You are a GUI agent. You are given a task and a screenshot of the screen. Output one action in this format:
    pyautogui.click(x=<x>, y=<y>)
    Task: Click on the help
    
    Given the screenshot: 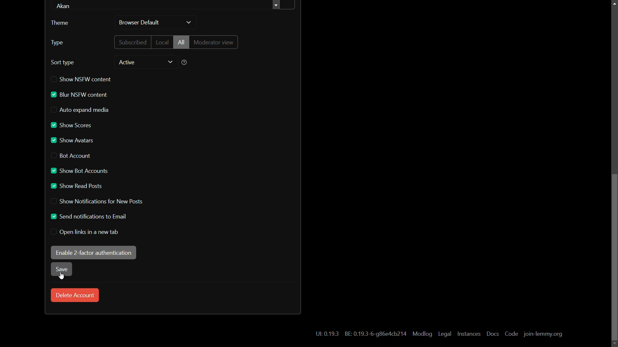 What is the action you would take?
    pyautogui.click(x=184, y=62)
    